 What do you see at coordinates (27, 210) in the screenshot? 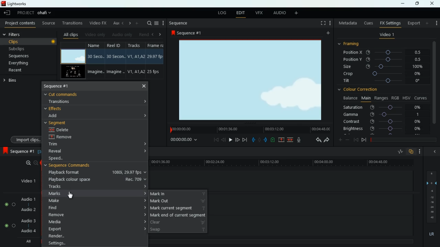
I see `audio 2` at bounding box center [27, 210].